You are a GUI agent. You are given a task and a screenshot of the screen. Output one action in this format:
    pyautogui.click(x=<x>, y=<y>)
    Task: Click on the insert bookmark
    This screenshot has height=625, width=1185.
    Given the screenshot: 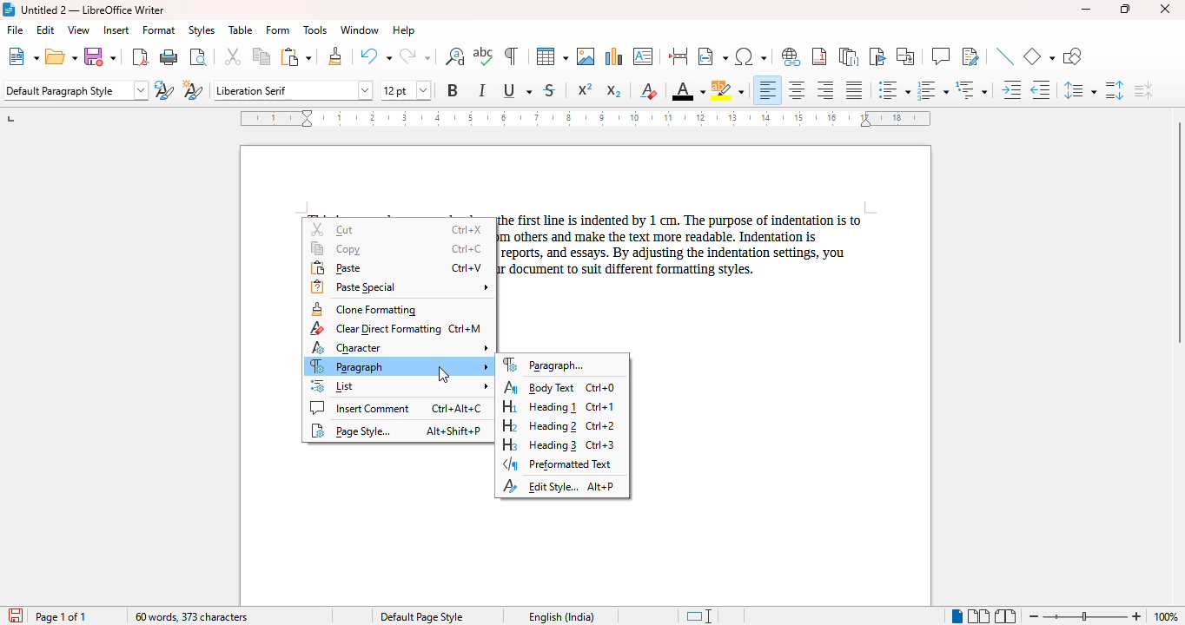 What is the action you would take?
    pyautogui.click(x=878, y=56)
    